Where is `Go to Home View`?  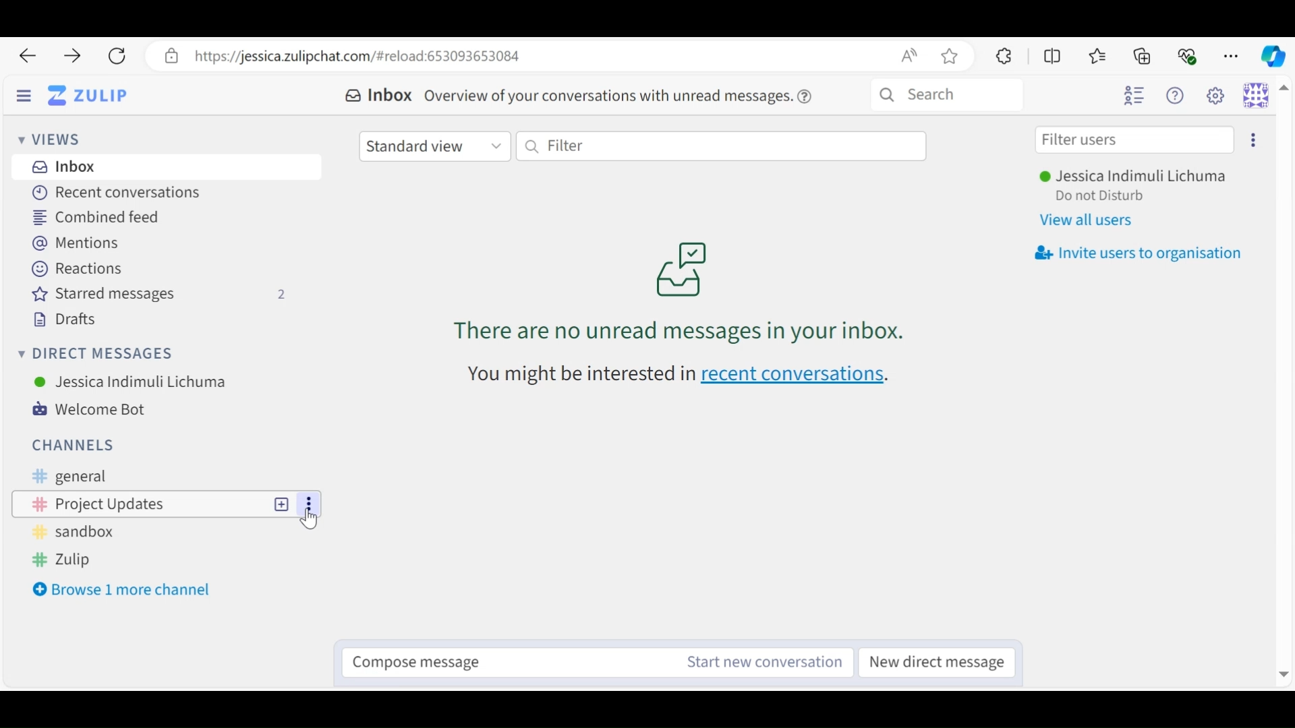 Go to Home View is located at coordinates (87, 96).